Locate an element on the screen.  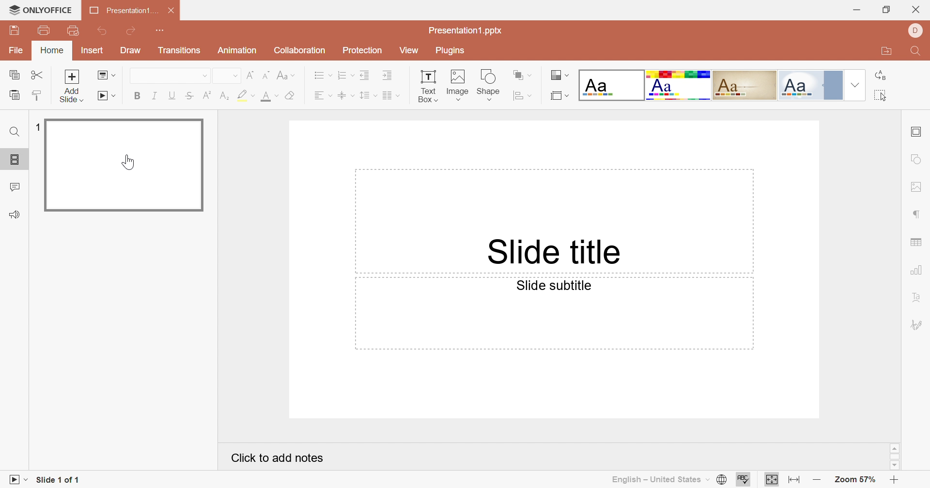
shape settings is located at coordinates (917, 160).